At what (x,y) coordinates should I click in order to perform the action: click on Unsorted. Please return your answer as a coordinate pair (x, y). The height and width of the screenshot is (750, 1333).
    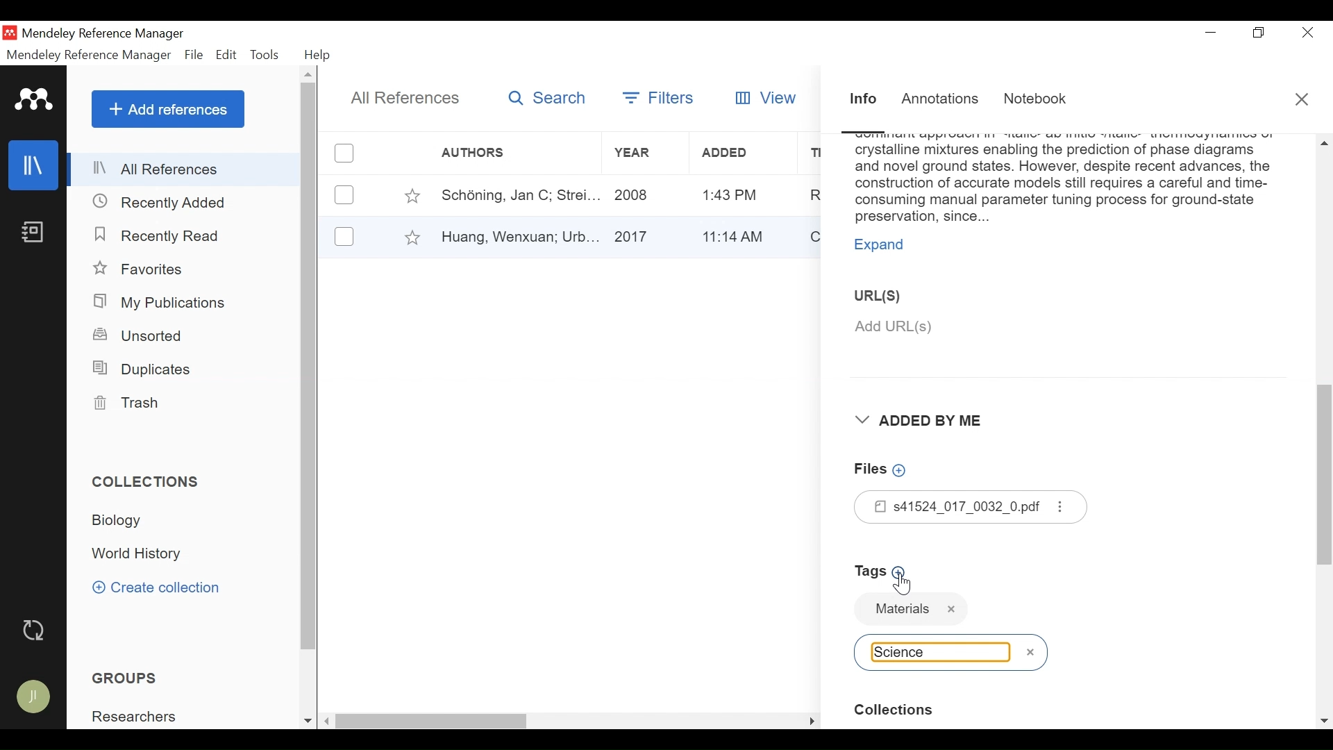
    Looking at the image, I should click on (140, 335).